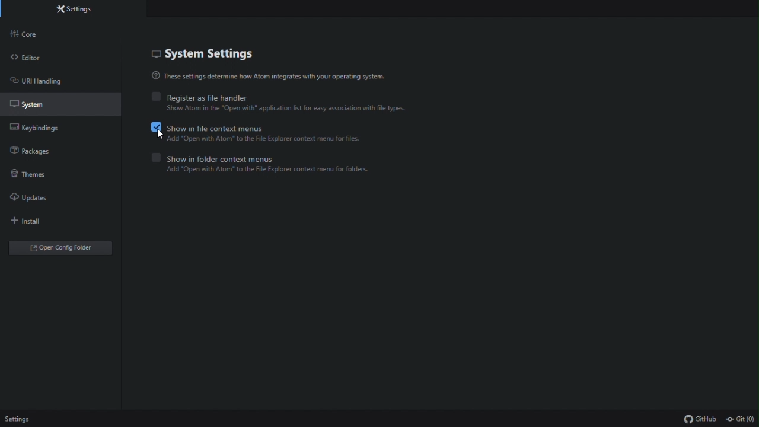 The image size is (759, 427). I want to click on Settings, so click(80, 9).